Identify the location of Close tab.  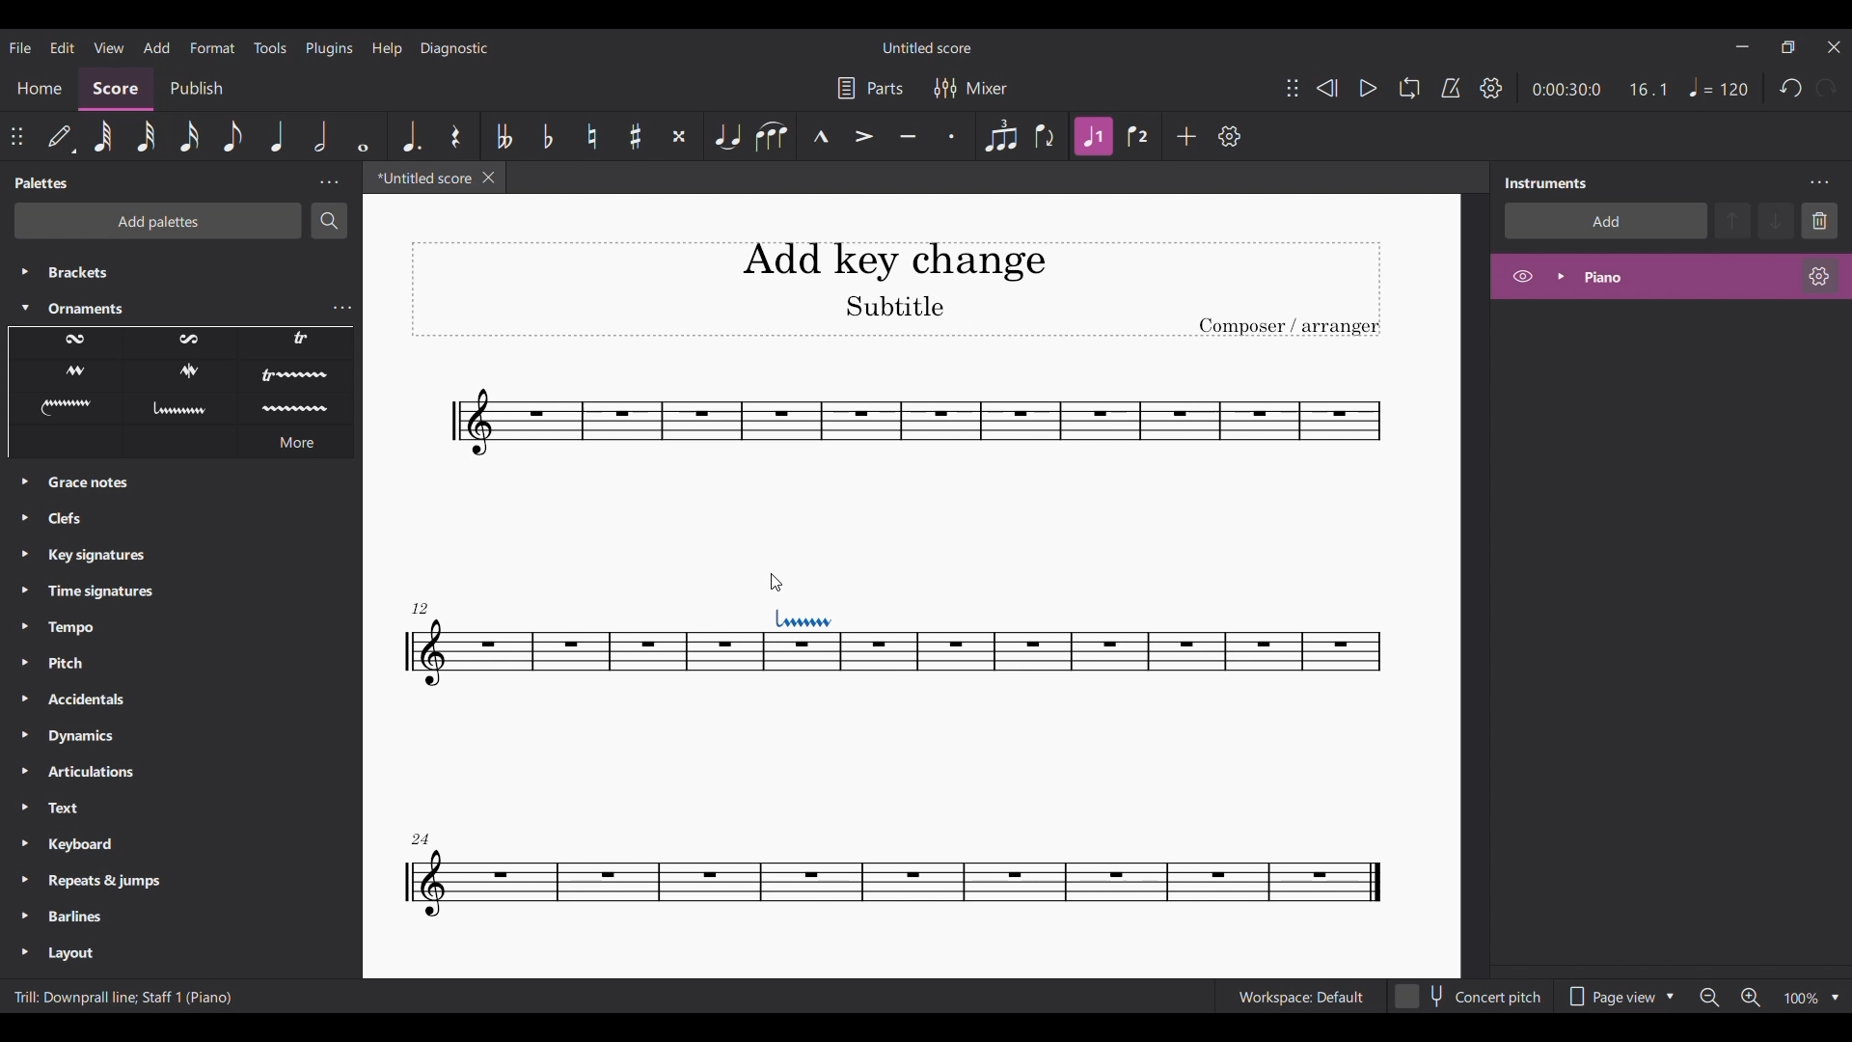
(489, 178).